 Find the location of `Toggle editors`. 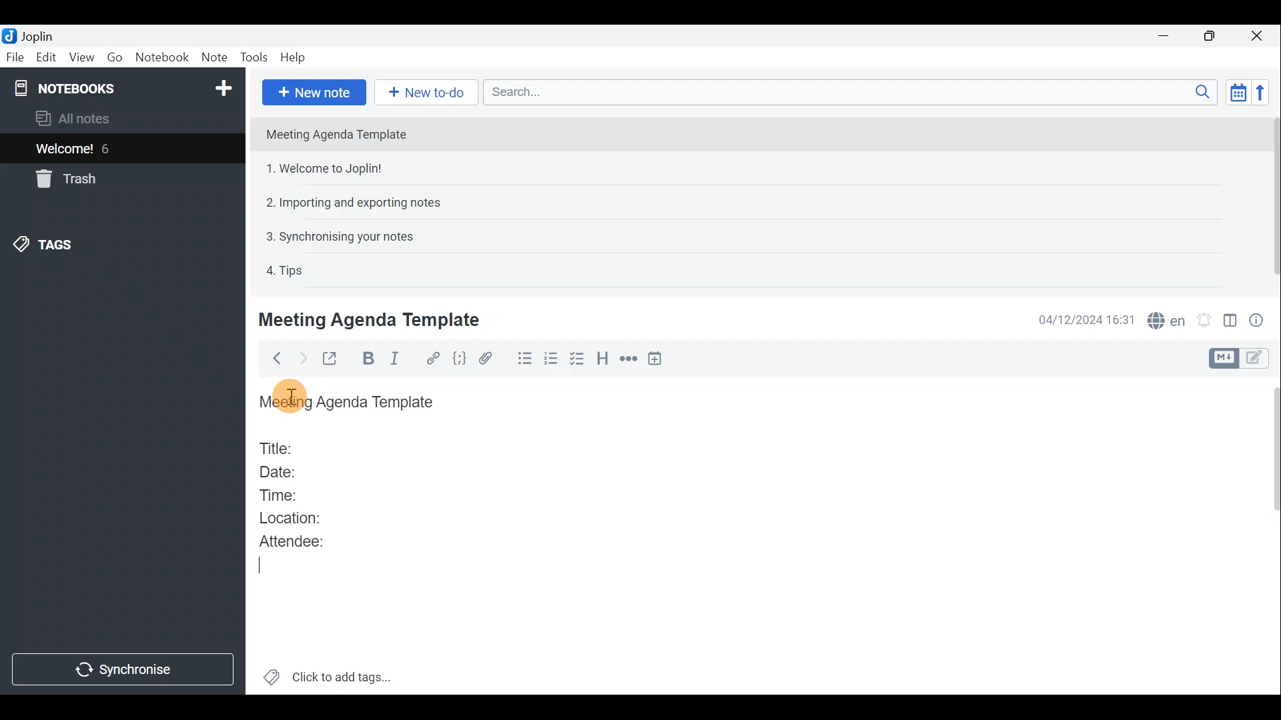

Toggle editors is located at coordinates (1222, 359).